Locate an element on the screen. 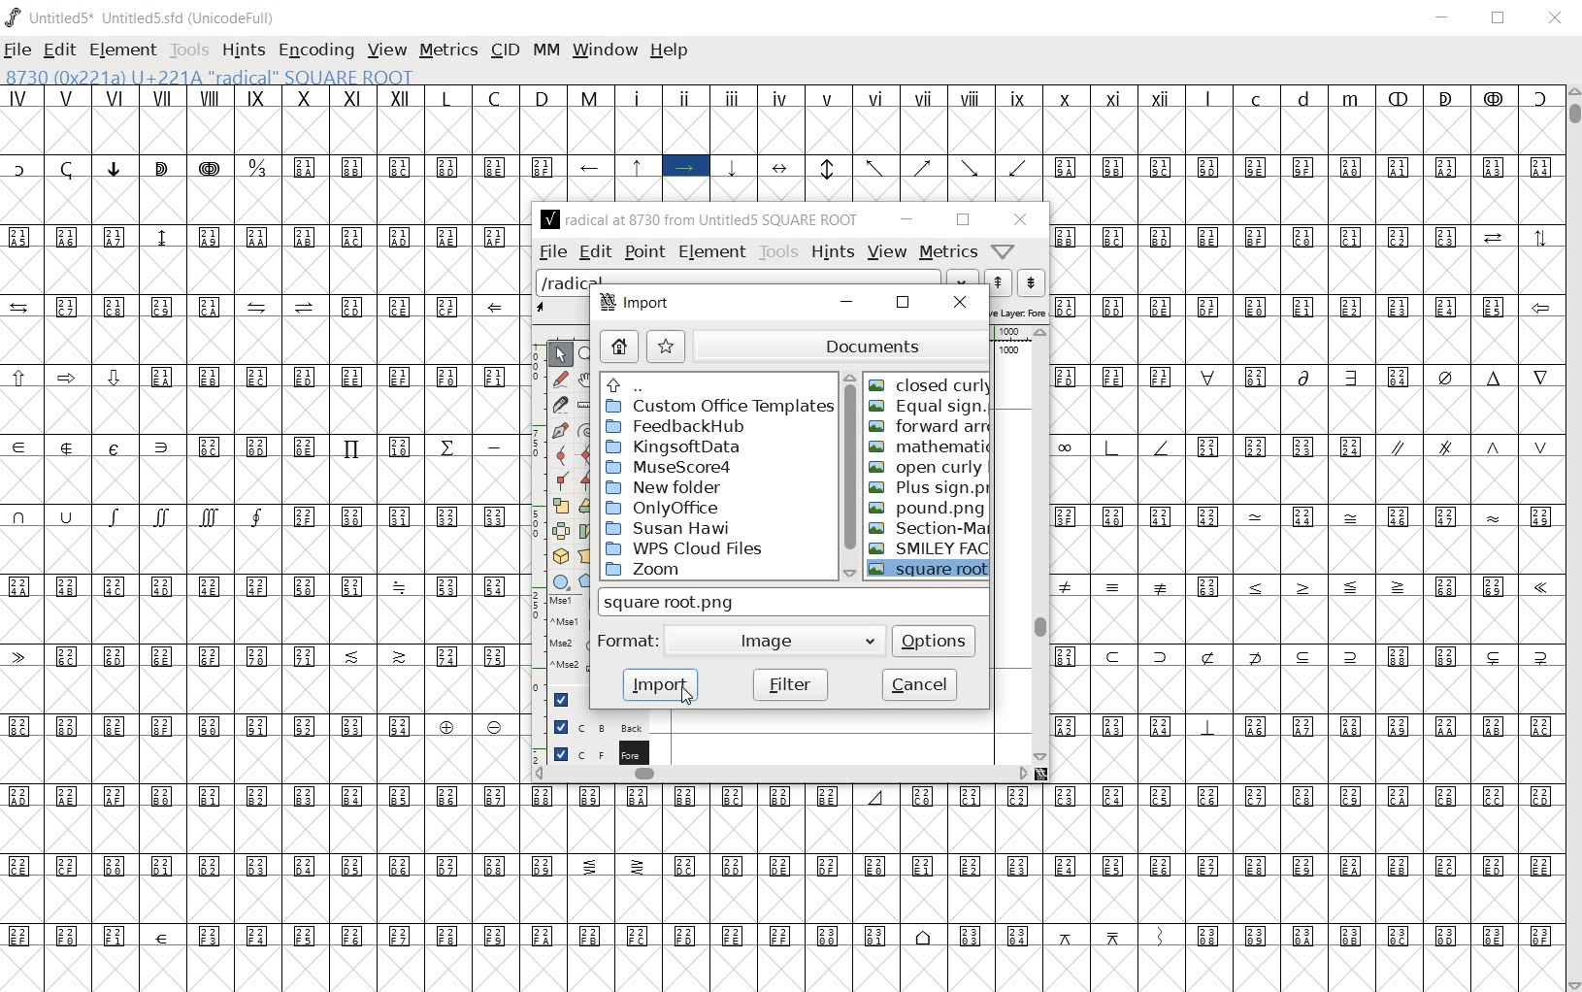  Add a corner point is located at coordinates (561, 479).